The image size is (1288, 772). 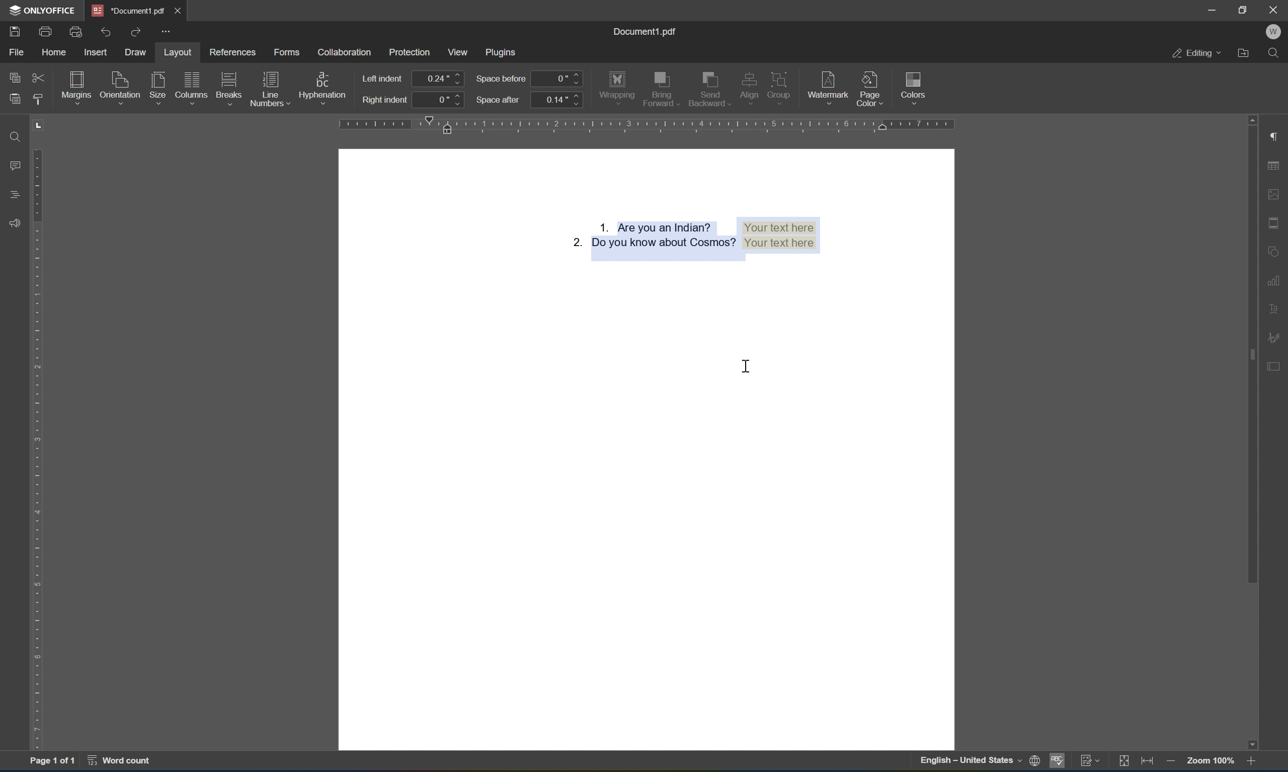 What do you see at coordinates (1277, 307) in the screenshot?
I see `text art settings` at bounding box center [1277, 307].